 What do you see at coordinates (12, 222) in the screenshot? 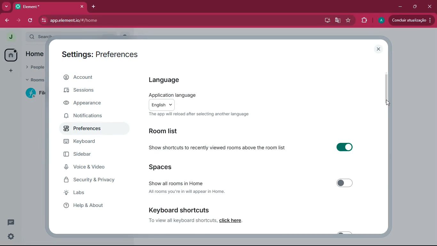
I see `conversation` at bounding box center [12, 222].